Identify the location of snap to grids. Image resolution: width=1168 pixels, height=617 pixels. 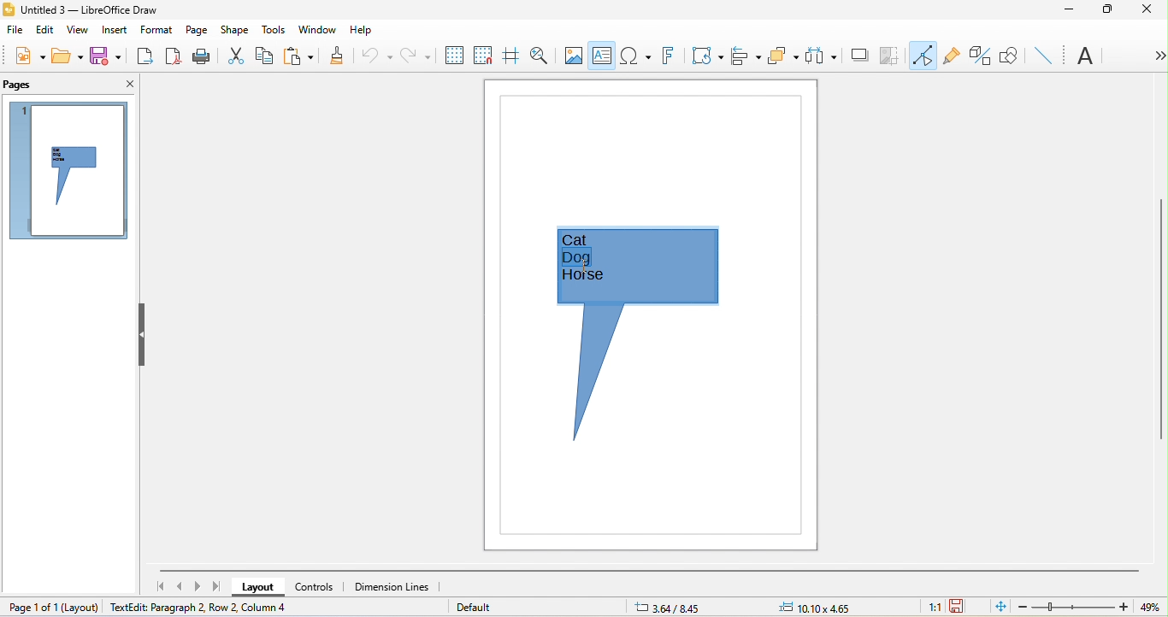
(481, 57).